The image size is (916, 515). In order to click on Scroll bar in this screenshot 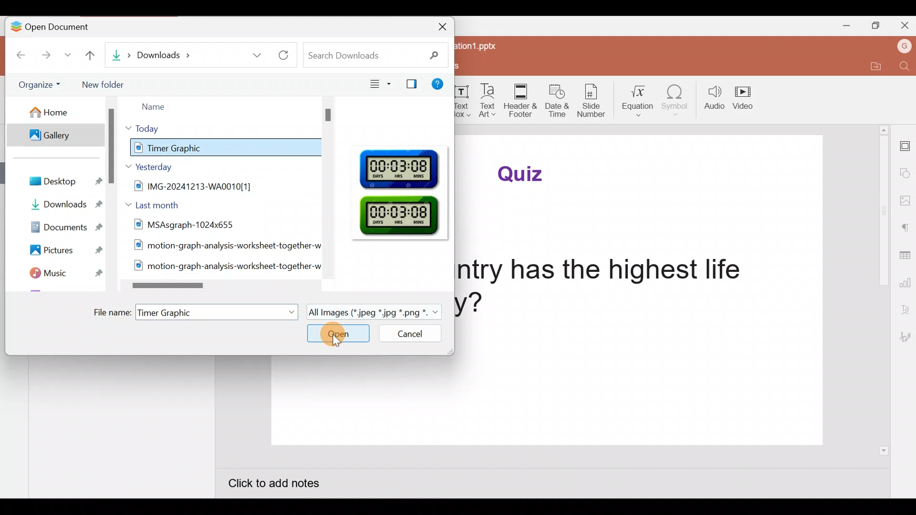, I will do `click(324, 193)`.